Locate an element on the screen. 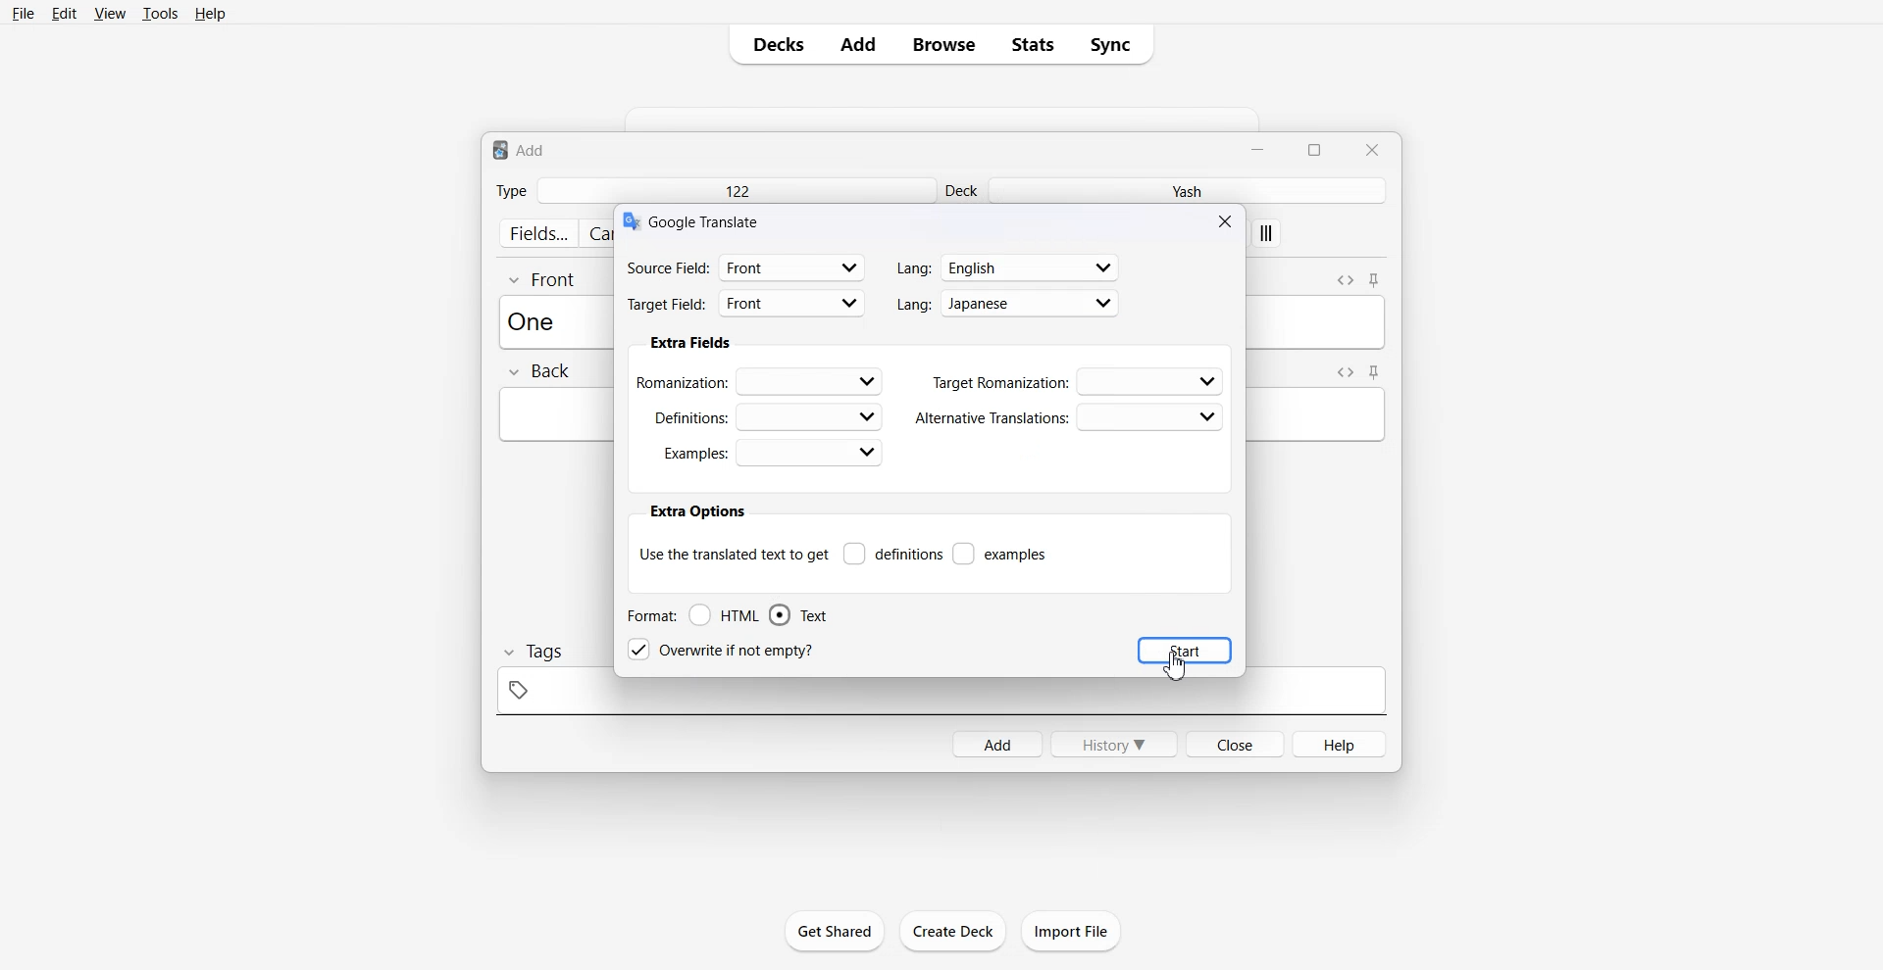 The image size is (1883, 970). Type is located at coordinates (511, 190).